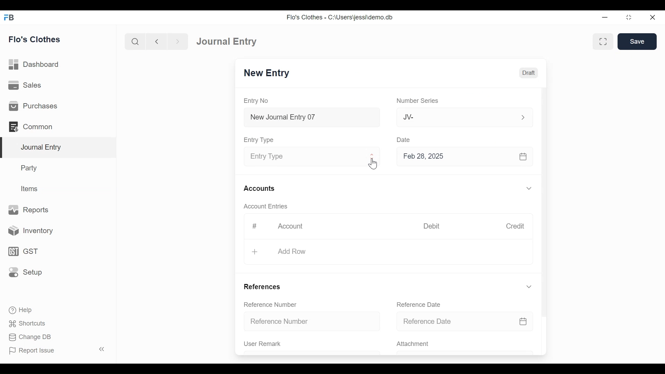 The height and width of the screenshot is (374, 665). What do you see at coordinates (462, 158) in the screenshot?
I see `Feb 28, 2025` at bounding box center [462, 158].